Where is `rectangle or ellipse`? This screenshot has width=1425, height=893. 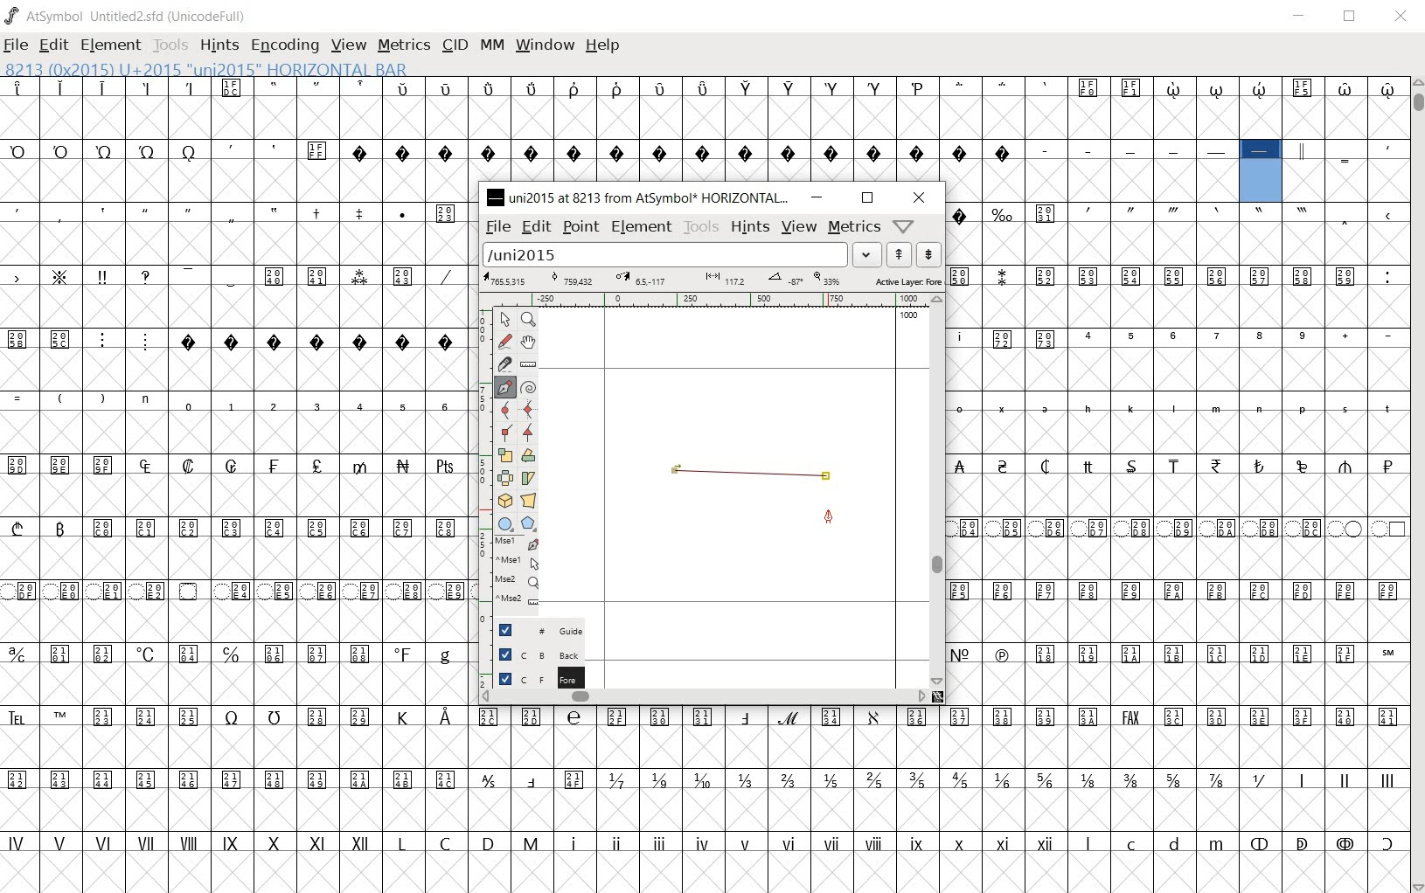
rectangle or ellipse is located at coordinates (504, 523).